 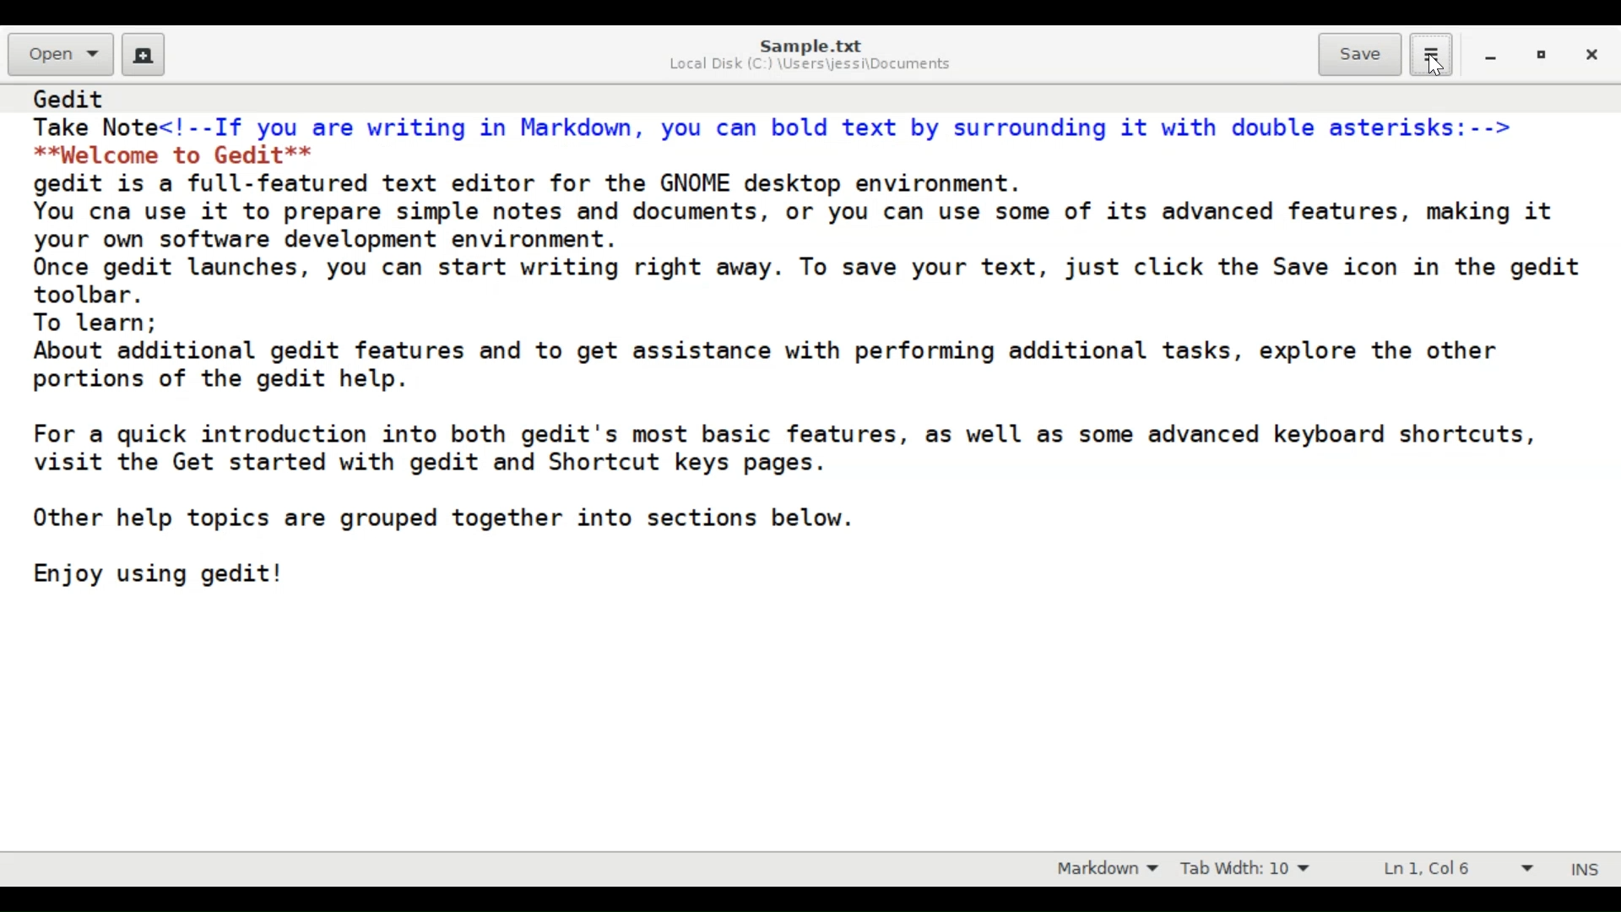 What do you see at coordinates (1247, 870) in the screenshot?
I see `Tab Width` at bounding box center [1247, 870].